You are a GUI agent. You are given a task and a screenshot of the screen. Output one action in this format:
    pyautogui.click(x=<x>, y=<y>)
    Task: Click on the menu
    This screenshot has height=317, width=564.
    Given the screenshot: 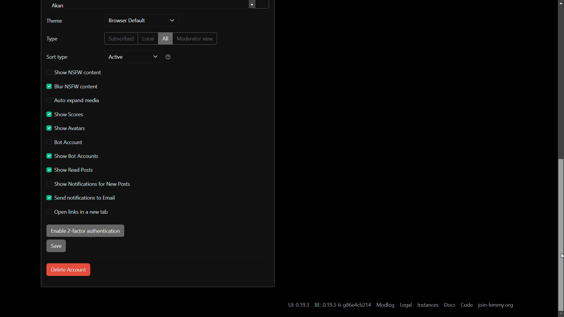 What is the action you would take?
    pyautogui.click(x=259, y=5)
    